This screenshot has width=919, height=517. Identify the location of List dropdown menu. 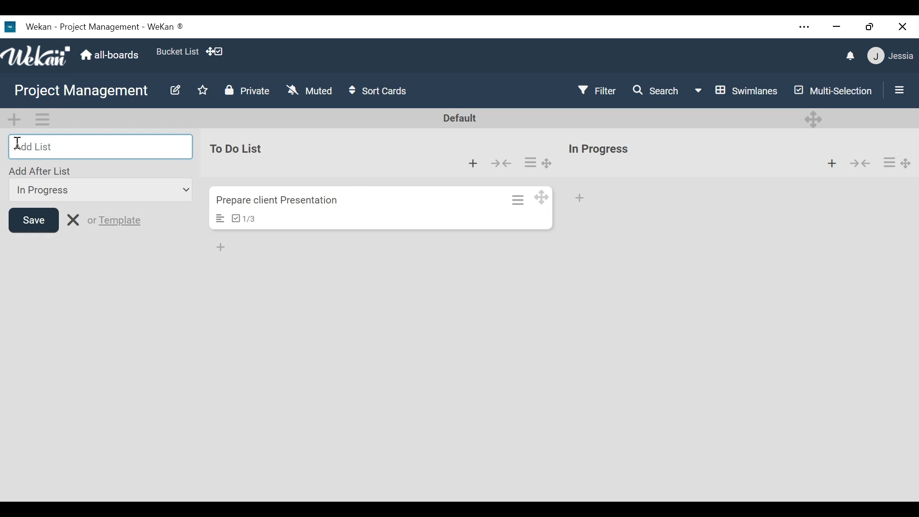
(100, 190).